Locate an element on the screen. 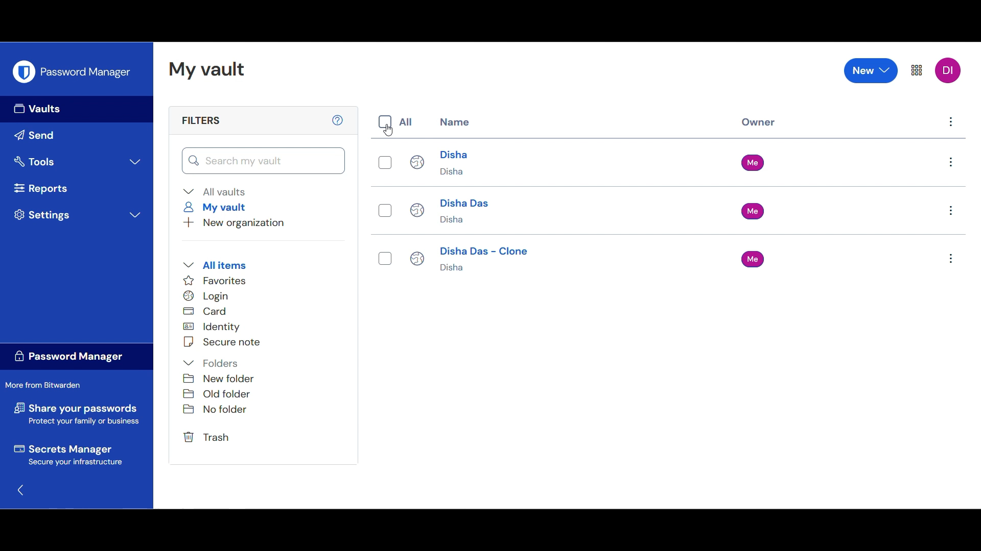 The image size is (981, 551). Name column is located at coordinates (455, 121).